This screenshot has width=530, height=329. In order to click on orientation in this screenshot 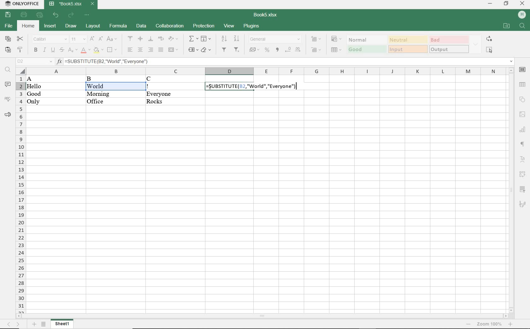, I will do `click(173, 39)`.